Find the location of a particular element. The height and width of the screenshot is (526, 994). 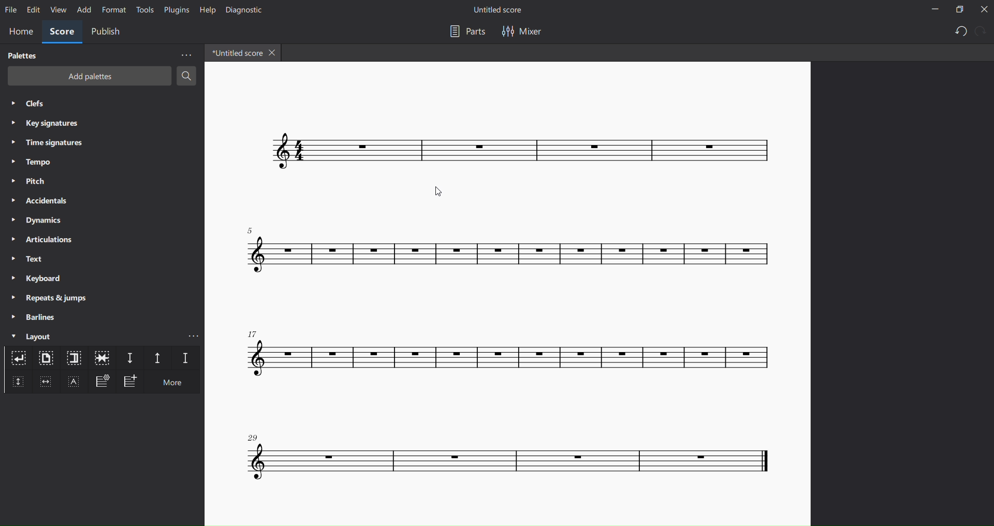

format is located at coordinates (114, 10).